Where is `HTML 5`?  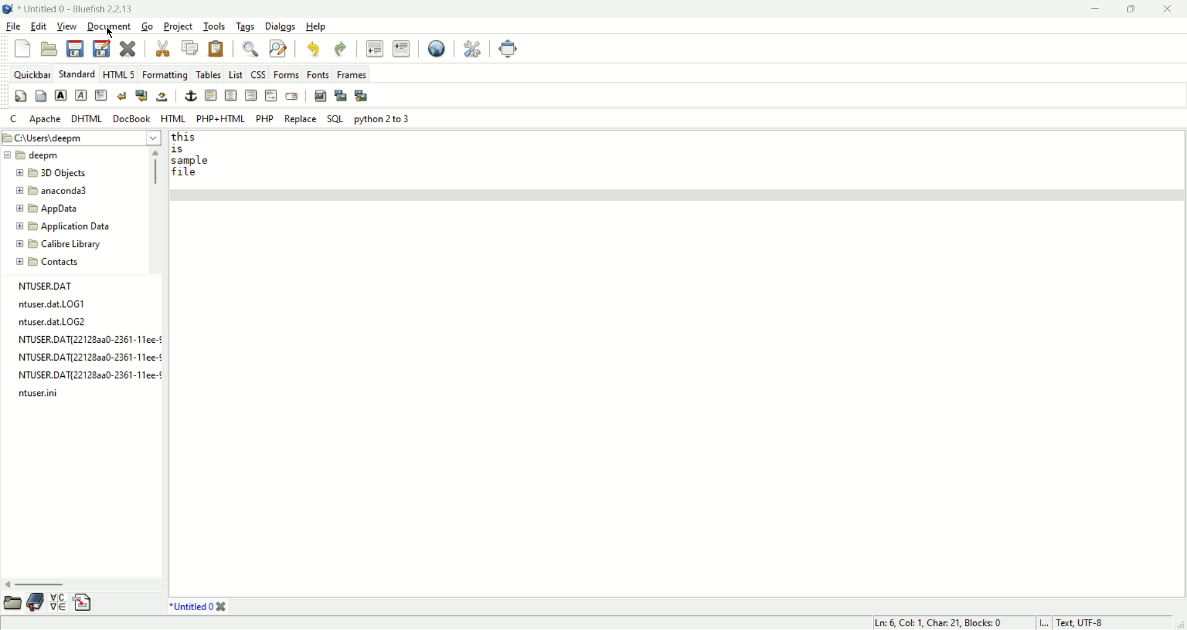
HTML 5 is located at coordinates (119, 74).